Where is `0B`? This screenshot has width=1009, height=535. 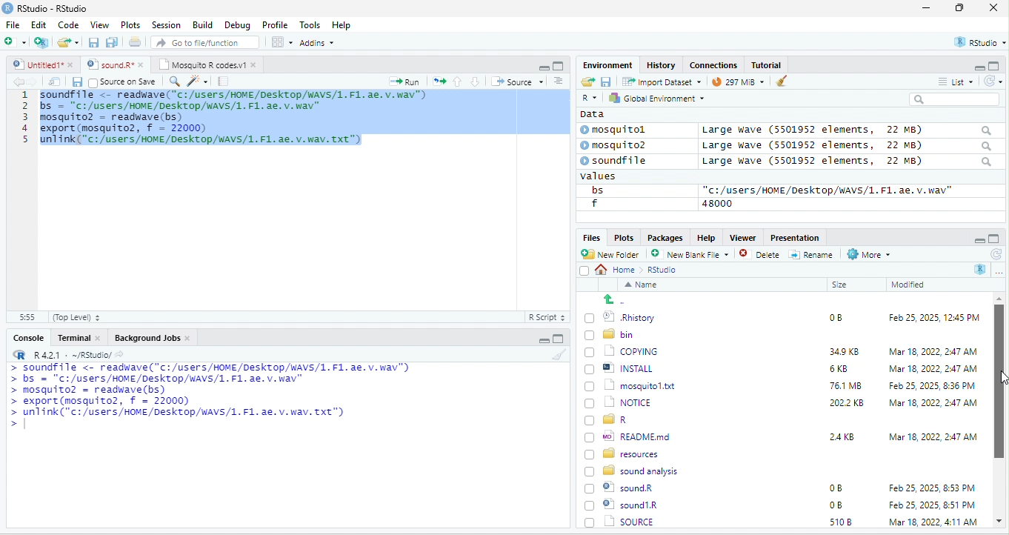 0B is located at coordinates (830, 316).